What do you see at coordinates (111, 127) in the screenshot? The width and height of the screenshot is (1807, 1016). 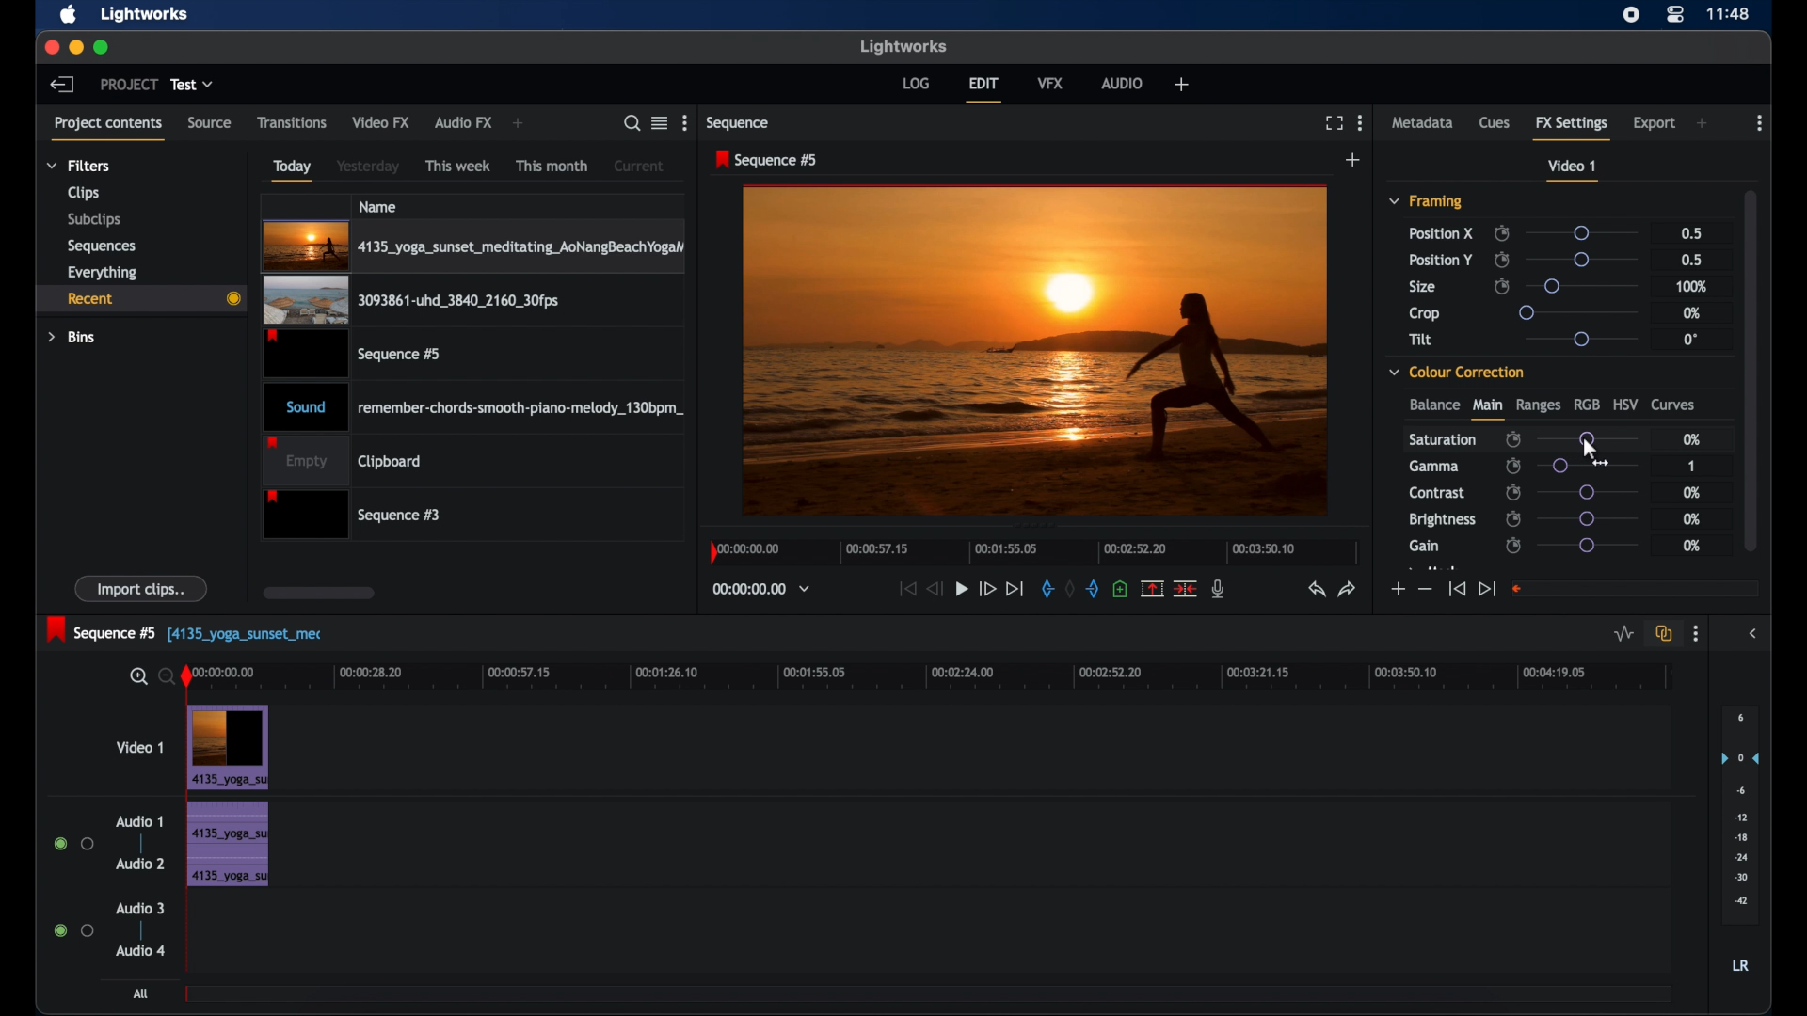 I see `project contents` at bounding box center [111, 127].